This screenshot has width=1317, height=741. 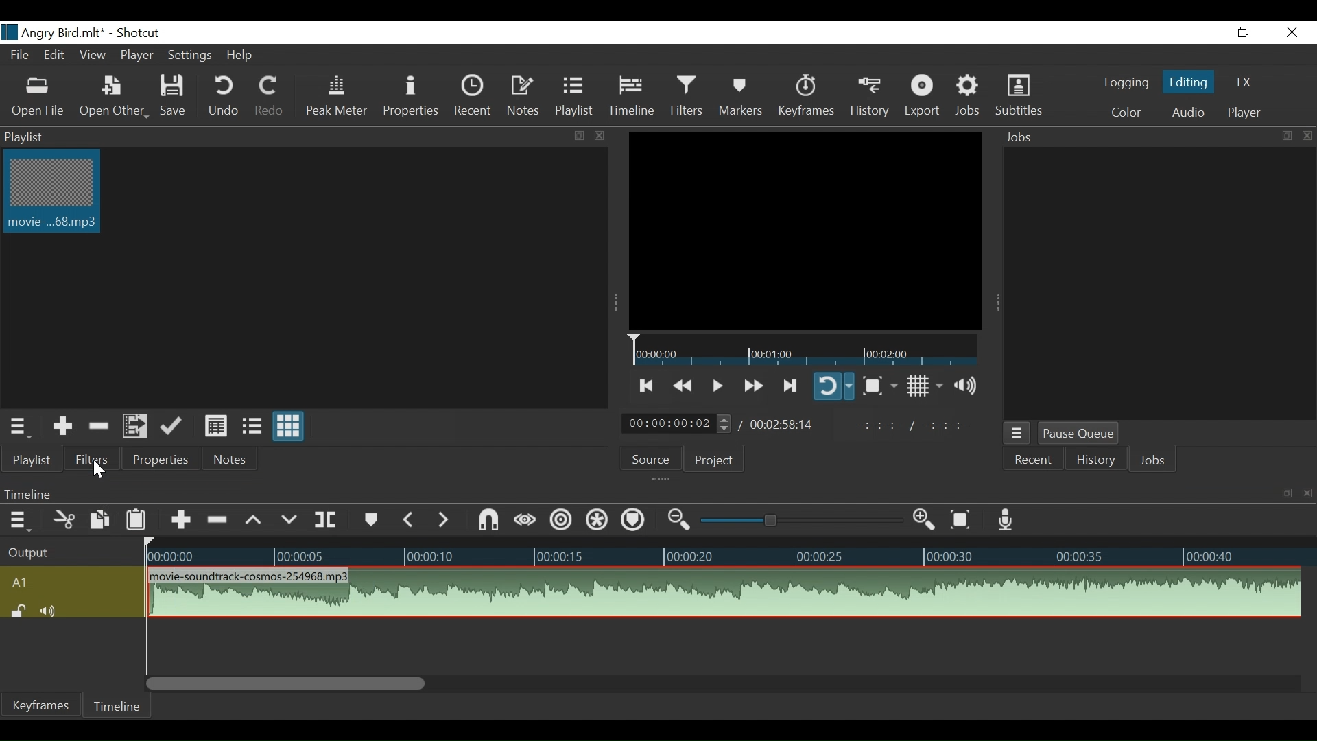 What do you see at coordinates (632, 96) in the screenshot?
I see `Timeline` at bounding box center [632, 96].